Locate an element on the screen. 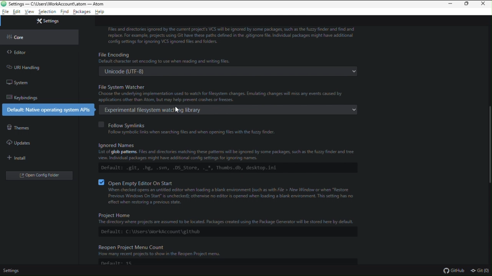  File is located at coordinates (5, 12).